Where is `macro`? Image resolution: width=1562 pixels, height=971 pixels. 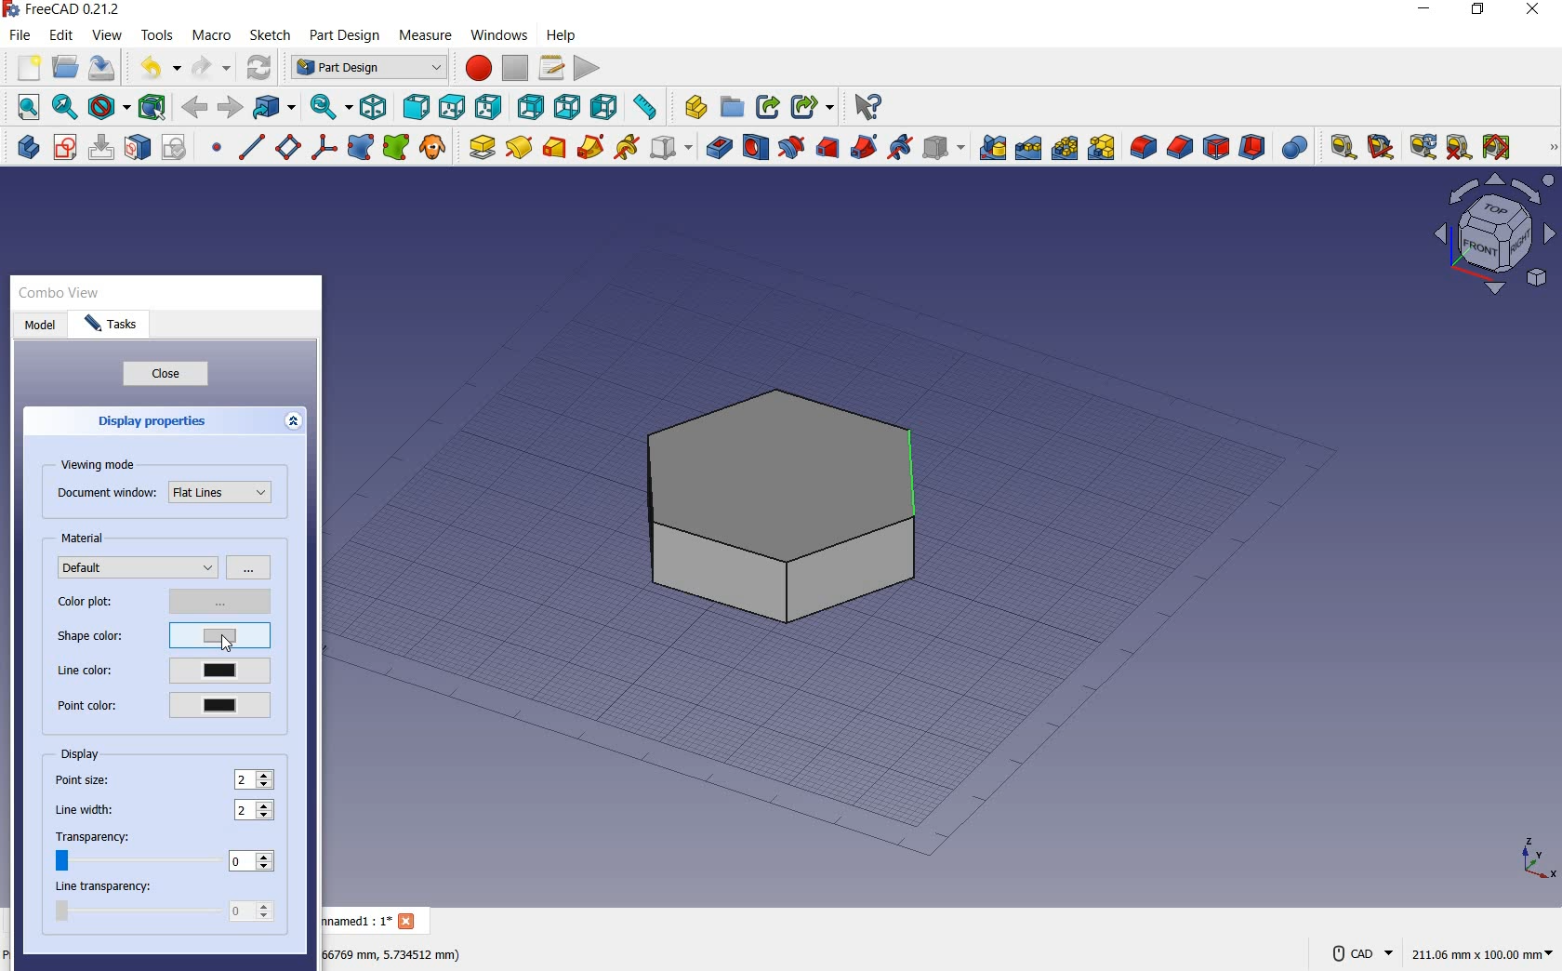 macro is located at coordinates (212, 35).